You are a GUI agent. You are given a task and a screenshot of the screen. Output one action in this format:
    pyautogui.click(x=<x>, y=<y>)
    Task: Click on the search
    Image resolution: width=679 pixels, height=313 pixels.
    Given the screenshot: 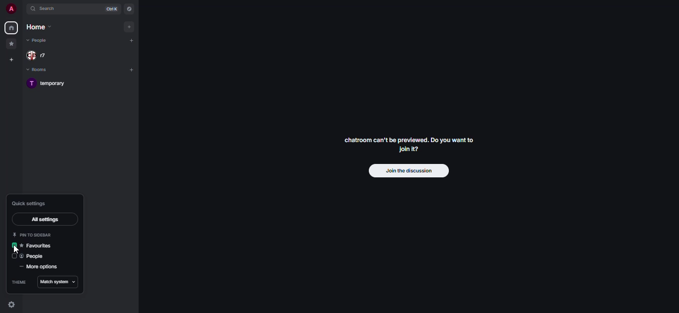 What is the action you would take?
    pyautogui.click(x=48, y=9)
    